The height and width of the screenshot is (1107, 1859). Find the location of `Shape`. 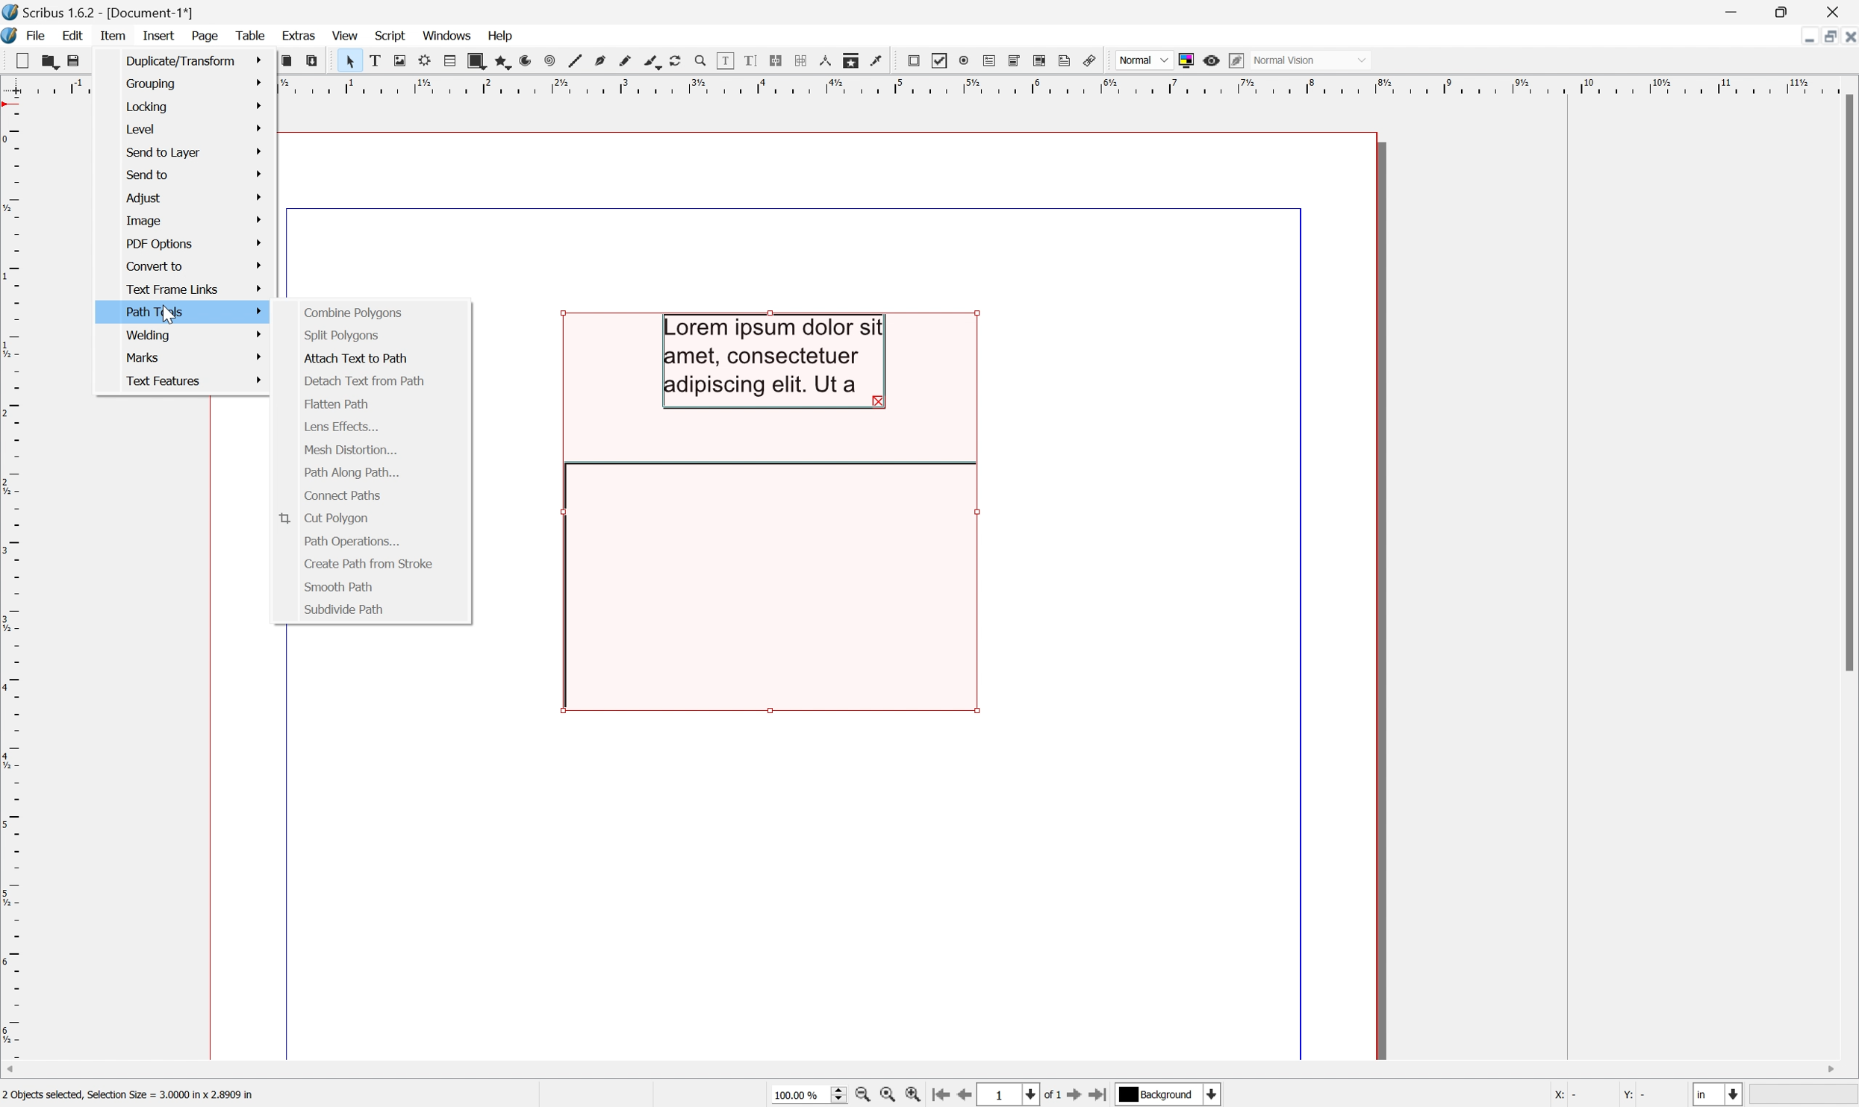

Shape is located at coordinates (476, 58).